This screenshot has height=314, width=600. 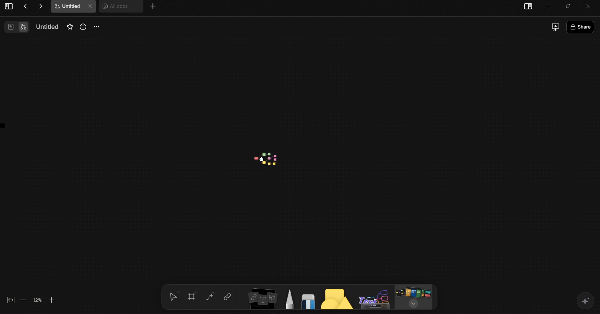 What do you see at coordinates (210, 297) in the screenshot?
I see `Curve Tool` at bounding box center [210, 297].